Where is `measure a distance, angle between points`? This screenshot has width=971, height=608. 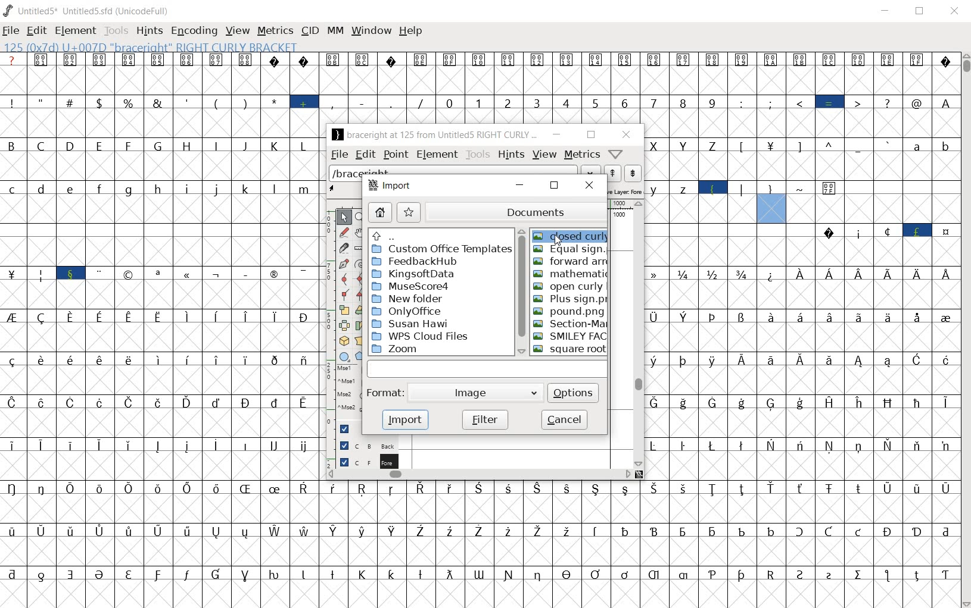
measure a distance, angle between points is located at coordinates (360, 249).